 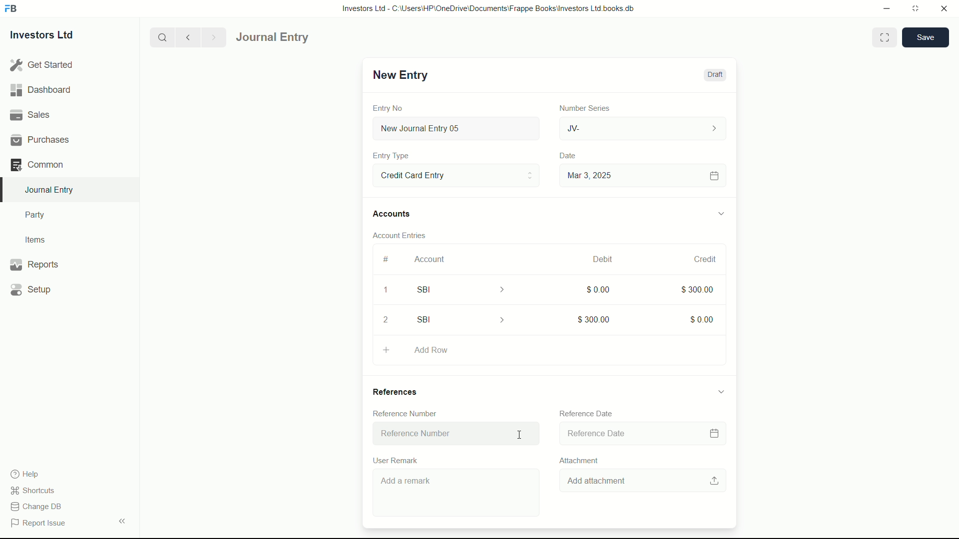 I want to click on Credit, so click(x=701, y=260).